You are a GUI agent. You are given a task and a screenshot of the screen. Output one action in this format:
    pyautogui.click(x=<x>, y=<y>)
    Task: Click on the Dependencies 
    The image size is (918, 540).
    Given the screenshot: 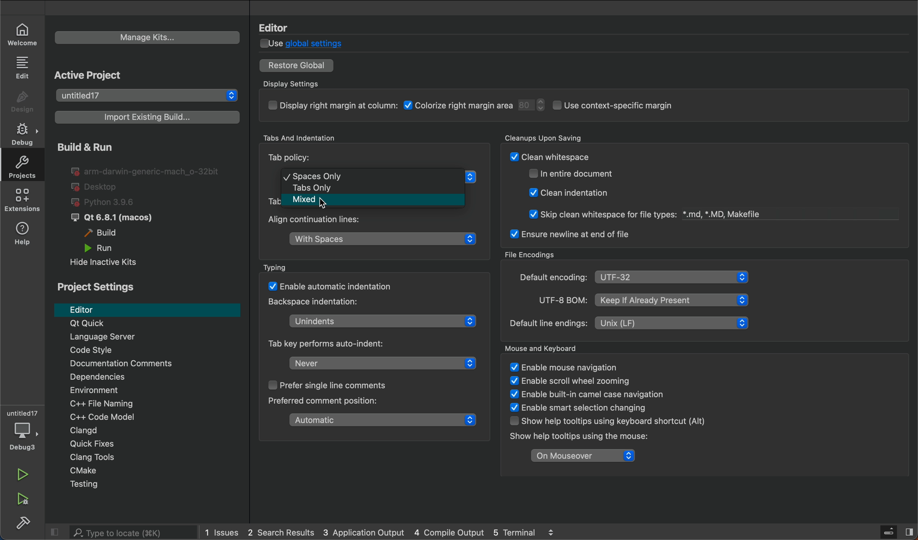 What is the action you would take?
    pyautogui.click(x=157, y=378)
    